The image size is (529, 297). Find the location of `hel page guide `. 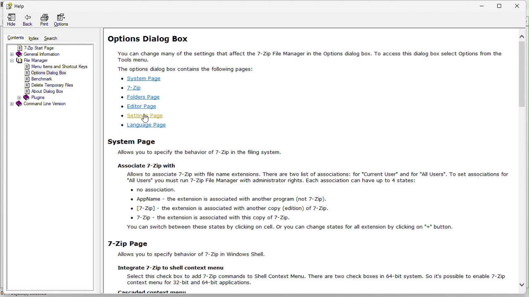

hel page guide  is located at coordinates (315, 215).